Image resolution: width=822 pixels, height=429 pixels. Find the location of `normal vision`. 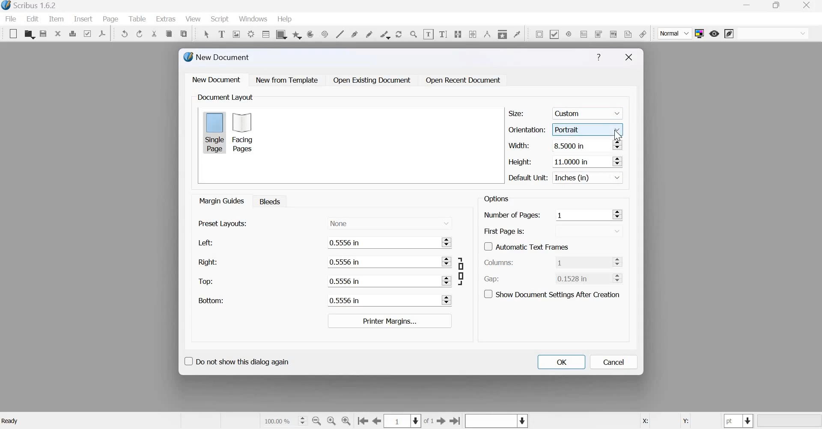

normal vision is located at coordinates (773, 33).